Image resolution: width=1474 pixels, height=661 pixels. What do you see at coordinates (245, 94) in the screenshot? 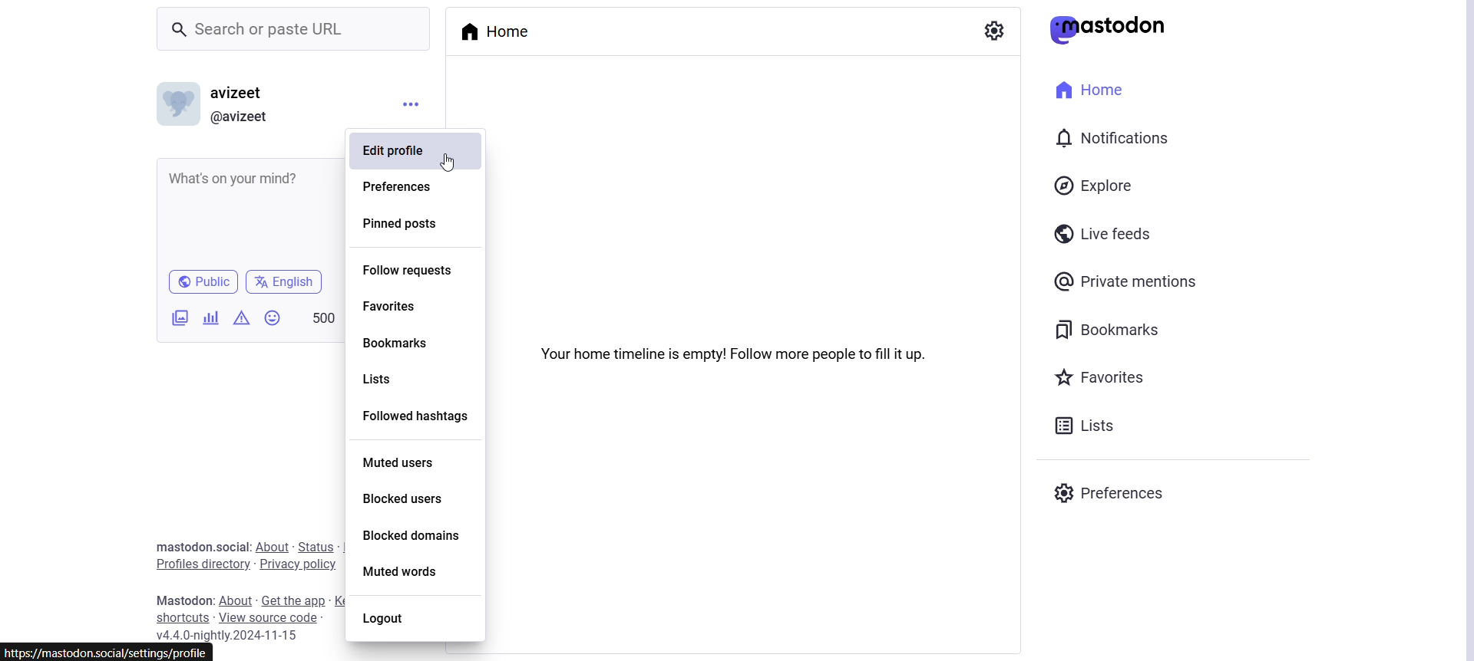
I see `User Name` at bounding box center [245, 94].